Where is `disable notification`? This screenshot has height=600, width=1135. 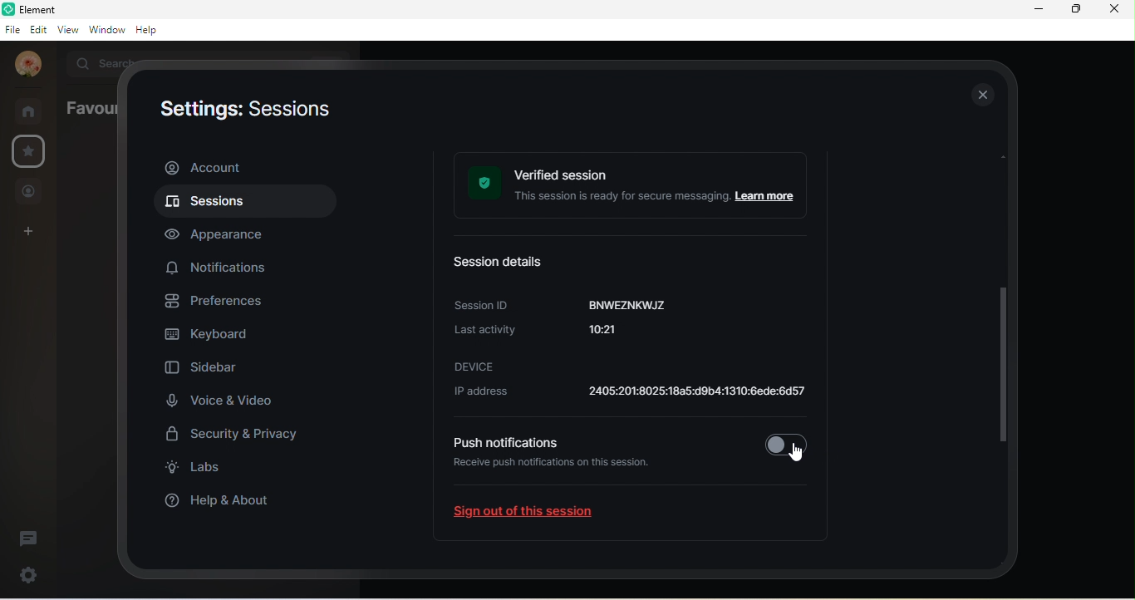
disable notification is located at coordinates (786, 441).